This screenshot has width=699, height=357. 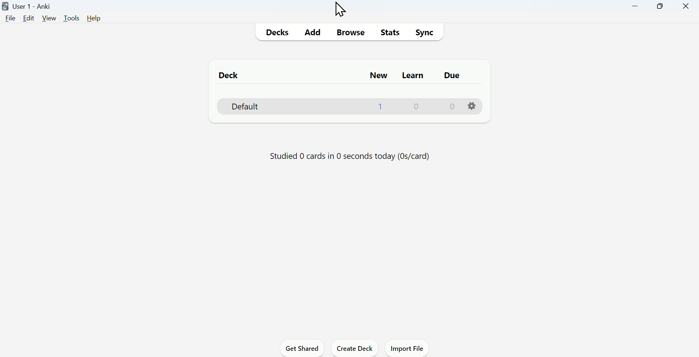 I want to click on create deck, so click(x=355, y=348).